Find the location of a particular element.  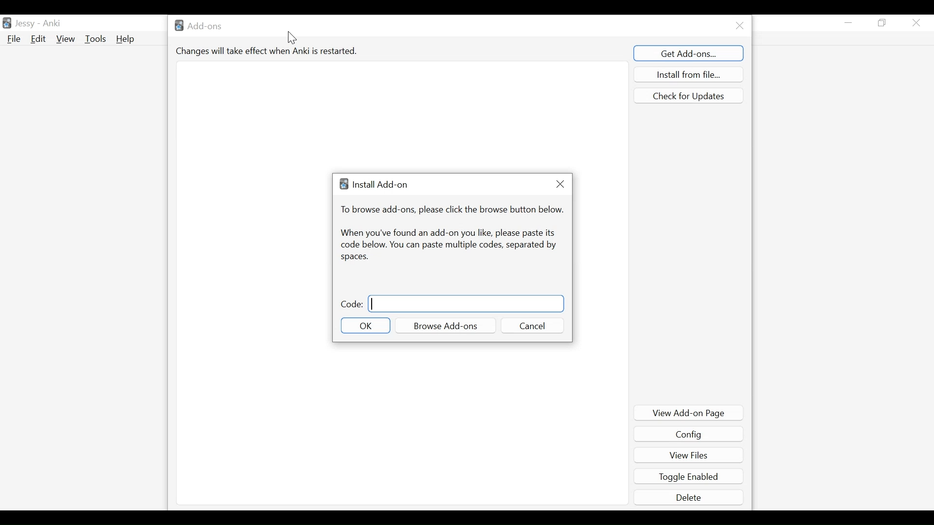

Add-ons is located at coordinates (201, 25).